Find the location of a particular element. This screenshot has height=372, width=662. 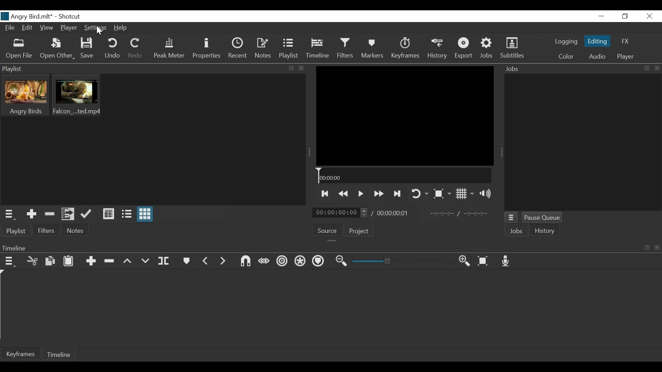

Media Viewer is located at coordinates (404, 116).